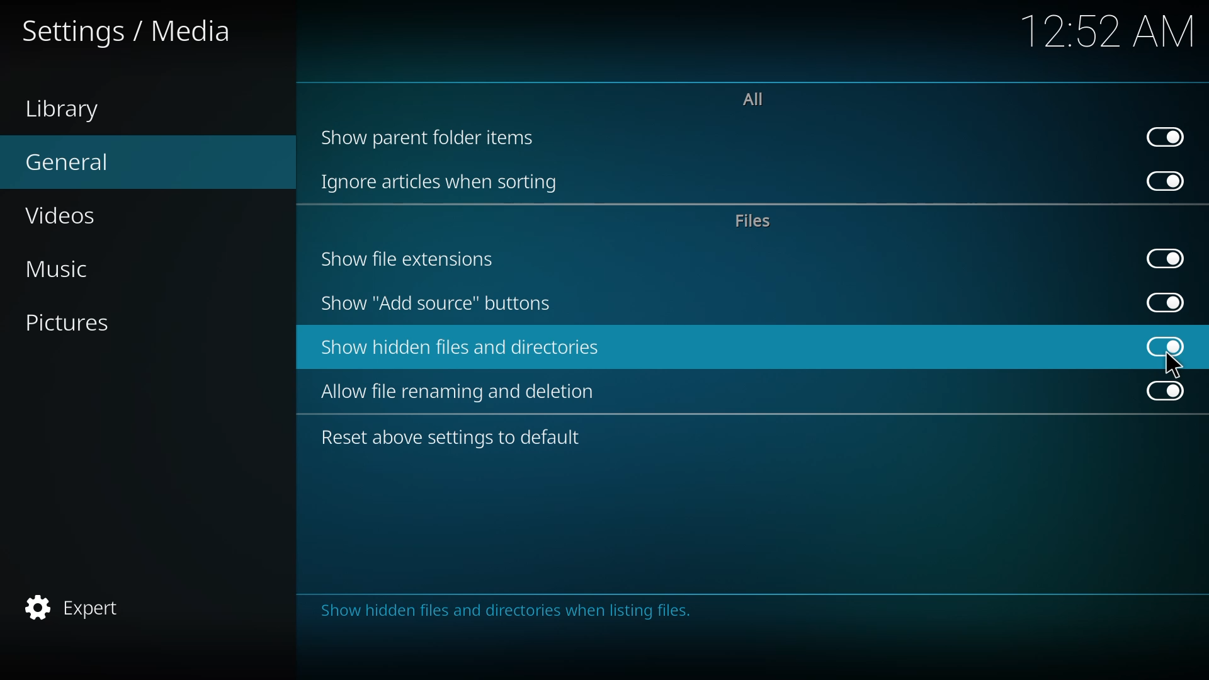 This screenshot has width=1209, height=680. Describe the element at coordinates (461, 346) in the screenshot. I see `show hidden files and directories` at that location.